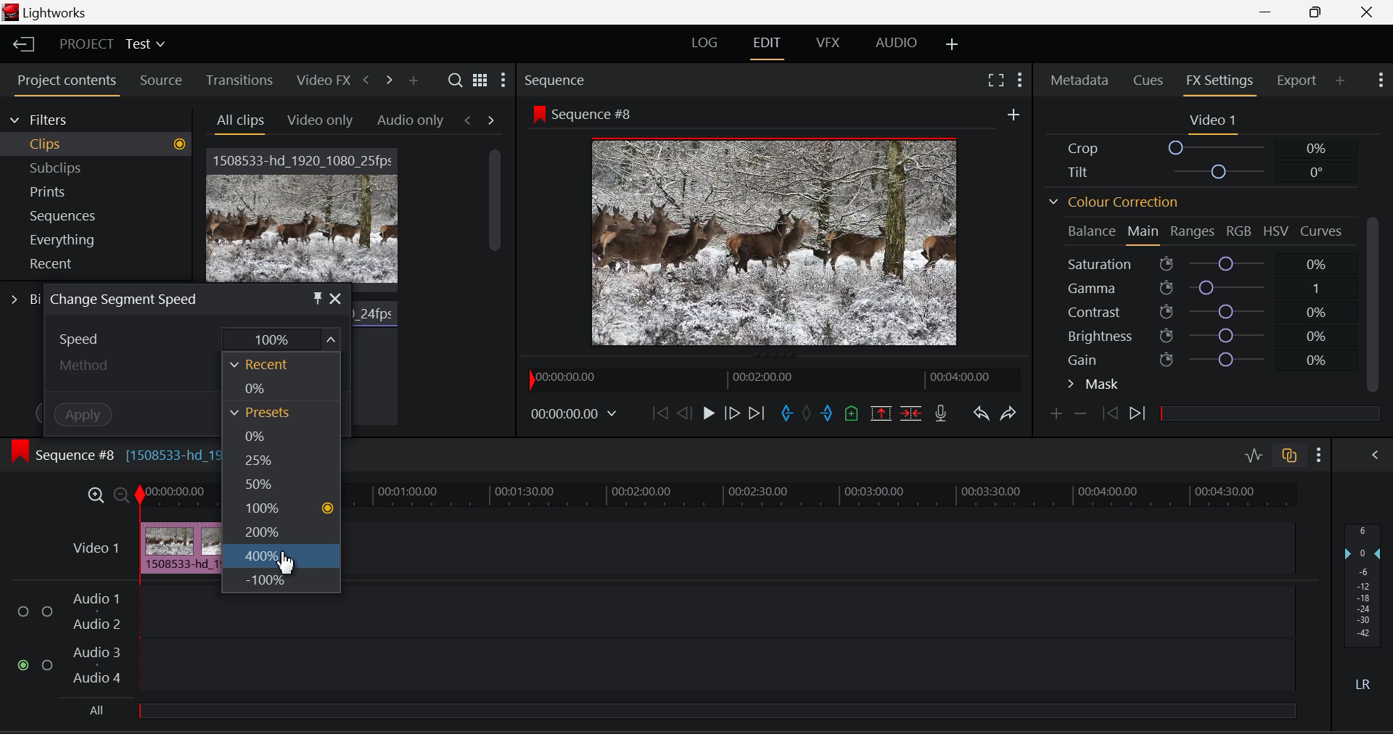 This screenshot has height=734, width=1393. I want to click on Remove keyframe, so click(1081, 416).